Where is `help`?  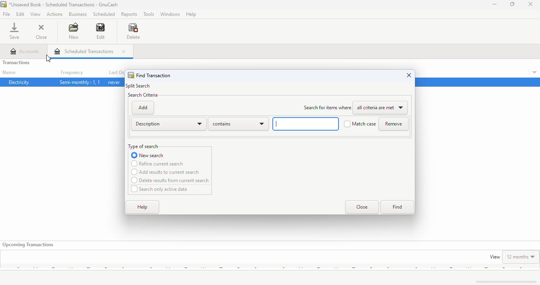
help is located at coordinates (143, 207).